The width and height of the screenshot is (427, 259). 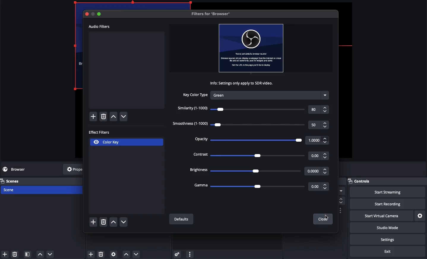 I want to click on Close, so click(x=88, y=14).